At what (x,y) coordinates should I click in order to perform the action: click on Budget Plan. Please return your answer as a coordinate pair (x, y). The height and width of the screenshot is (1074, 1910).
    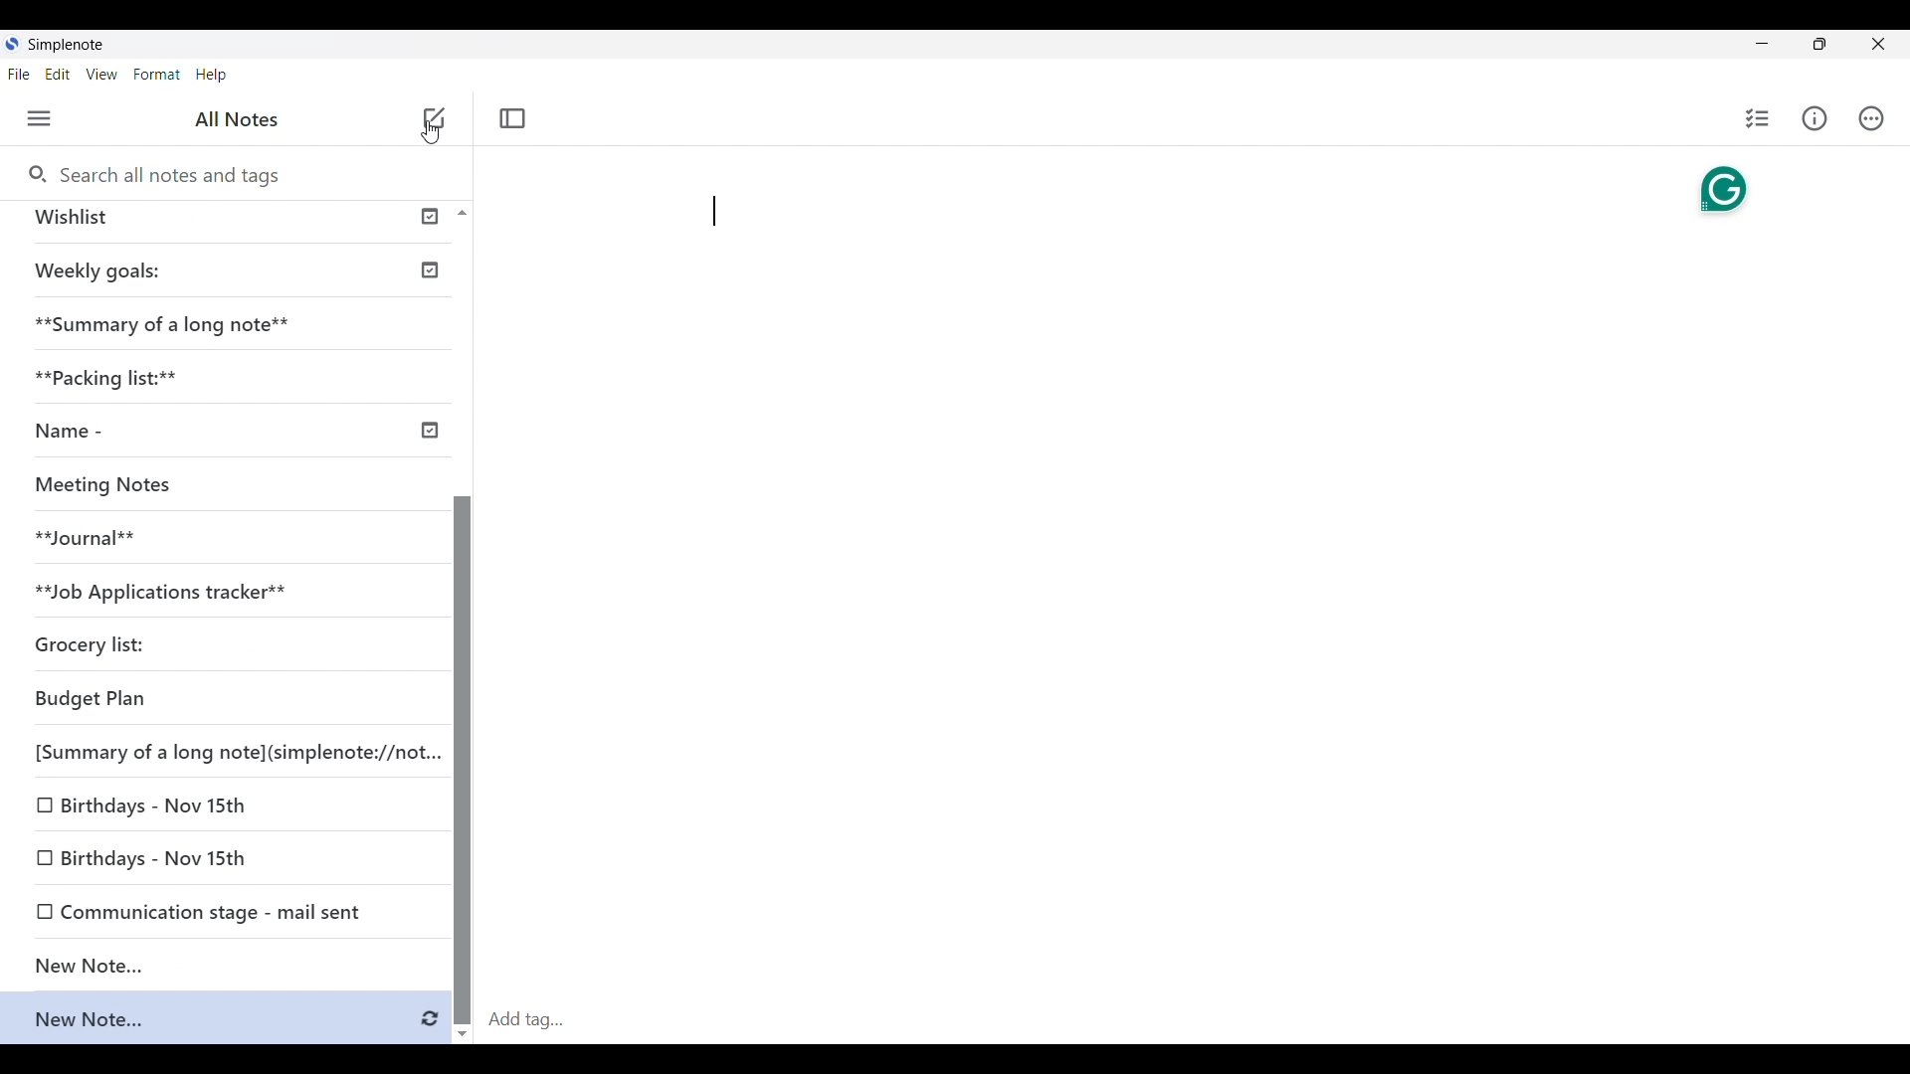
    Looking at the image, I should click on (96, 696).